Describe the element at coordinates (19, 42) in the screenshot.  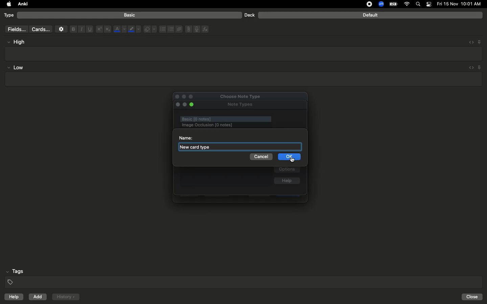
I see `High` at that location.